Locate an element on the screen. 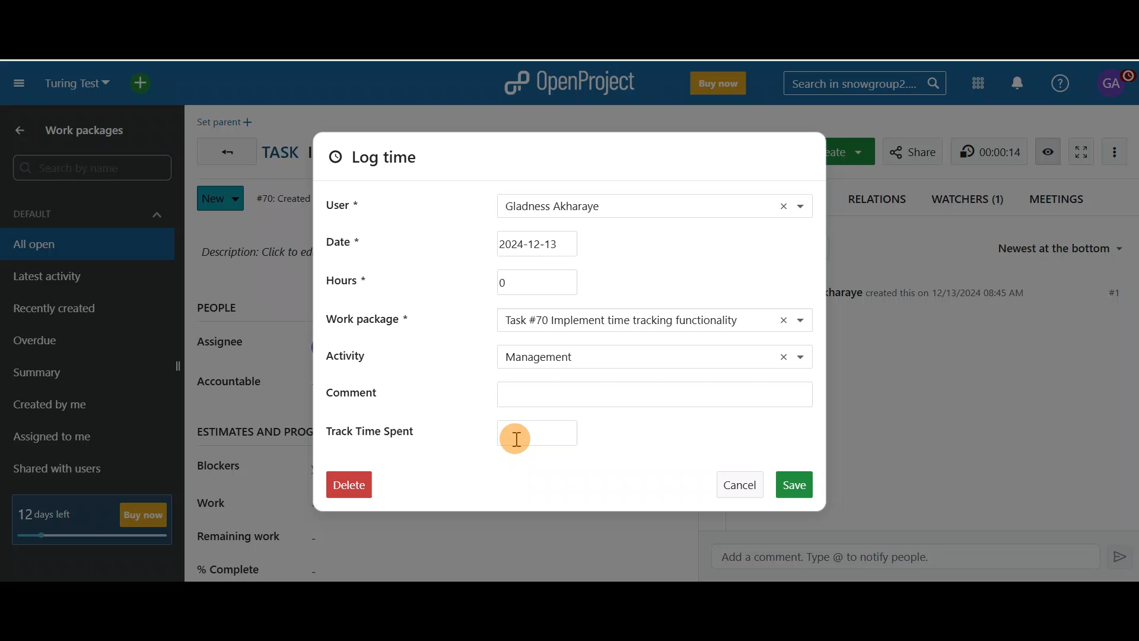  Search by name is located at coordinates (89, 169).